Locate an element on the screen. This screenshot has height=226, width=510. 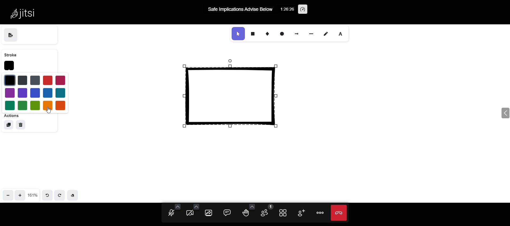
green 2 is located at coordinates (22, 105).